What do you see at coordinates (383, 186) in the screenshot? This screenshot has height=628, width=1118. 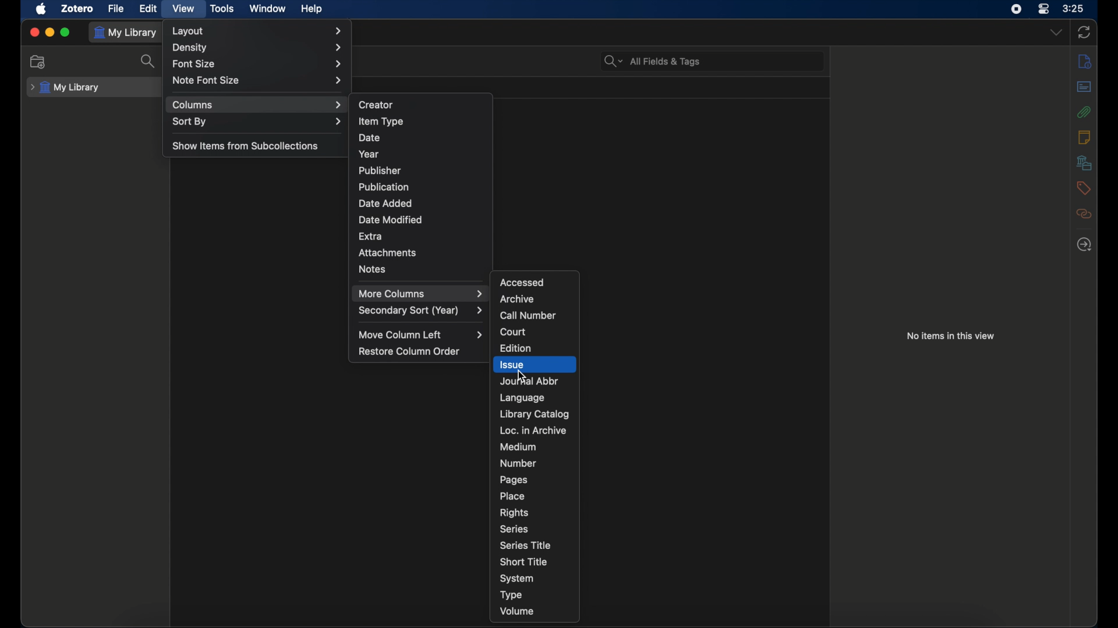 I see `publication` at bounding box center [383, 186].